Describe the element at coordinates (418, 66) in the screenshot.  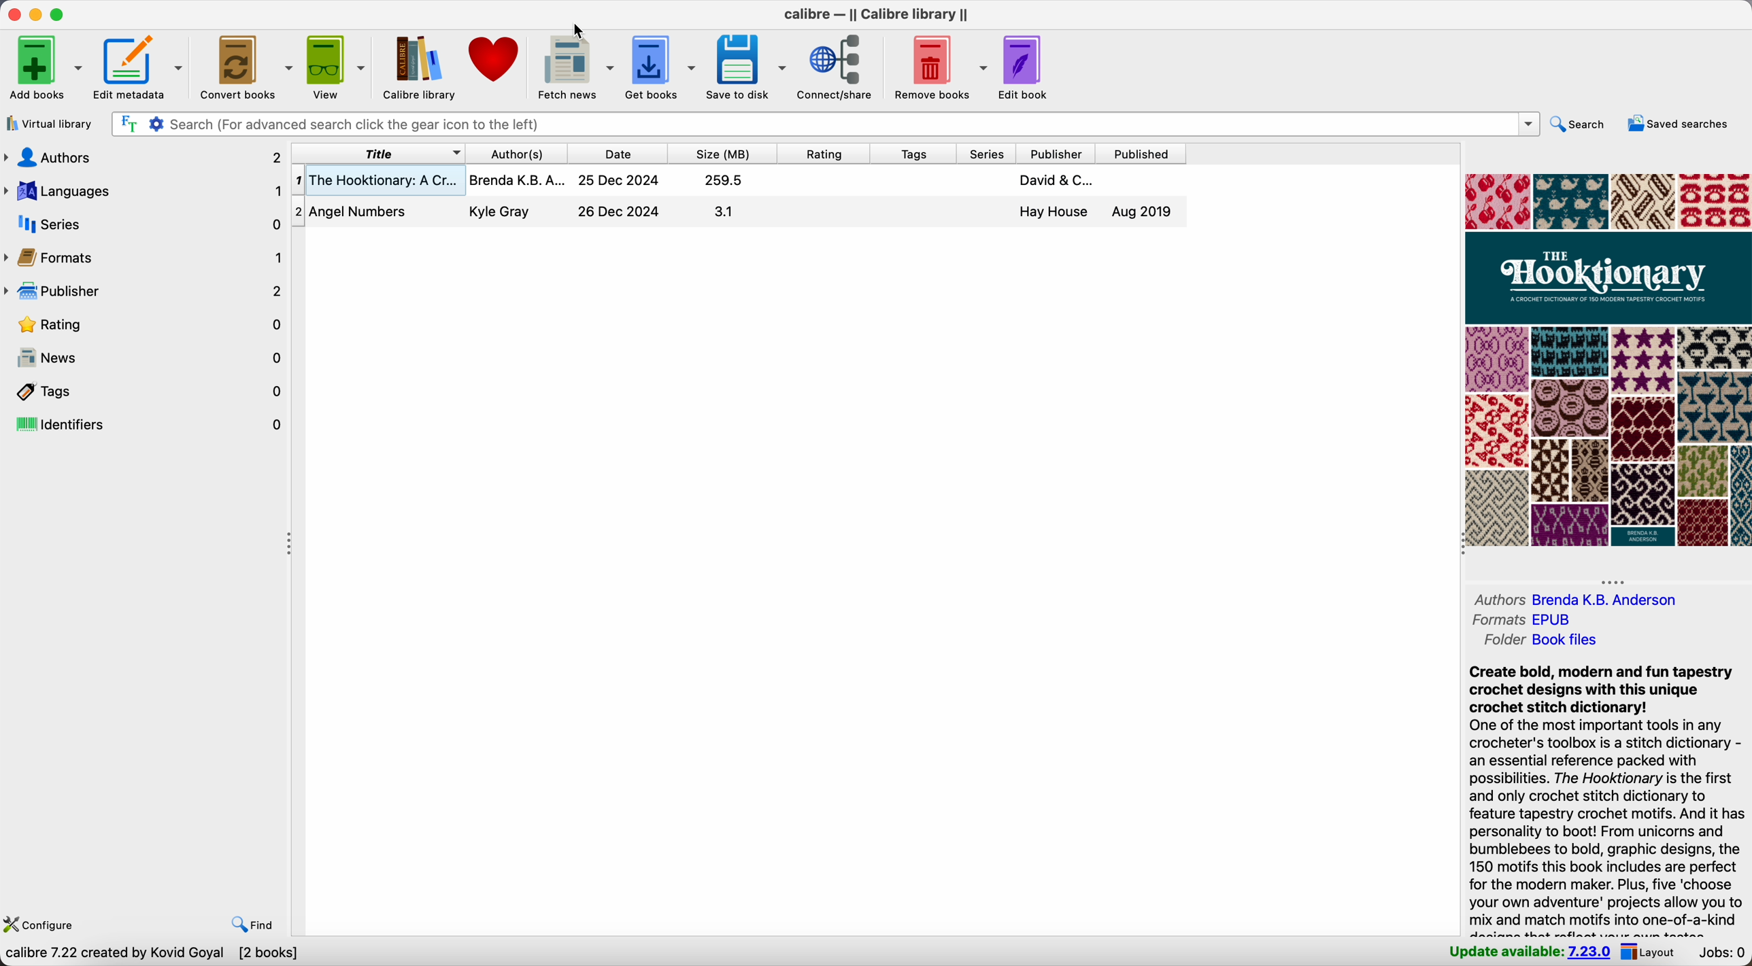
I see `Calibre library` at that location.